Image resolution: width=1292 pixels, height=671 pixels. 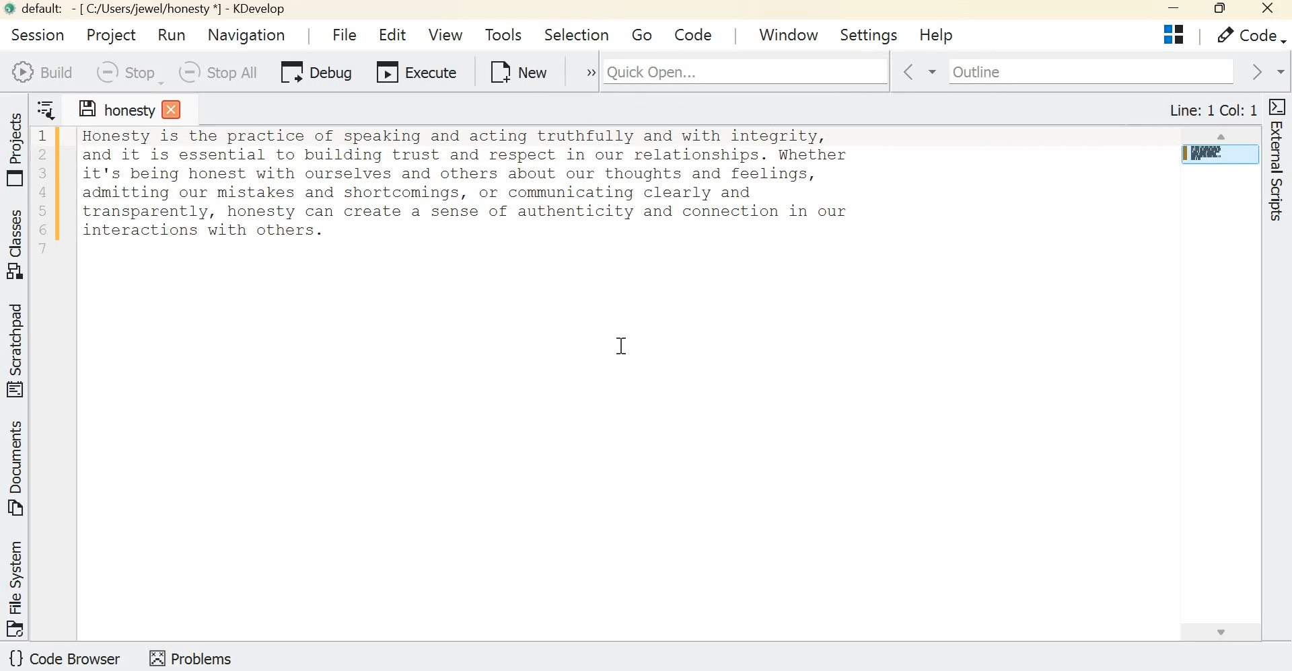 I want to click on Window, so click(x=793, y=33).